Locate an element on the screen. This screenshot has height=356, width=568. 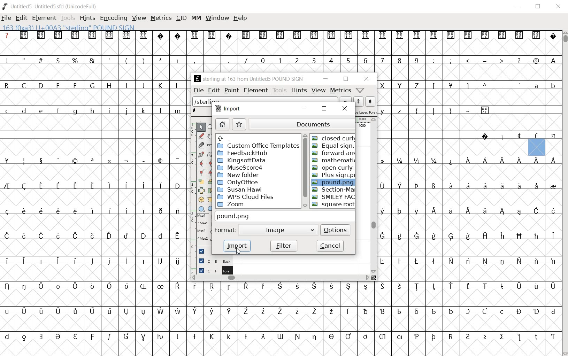
Symbol is located at coordinates (212, 287).